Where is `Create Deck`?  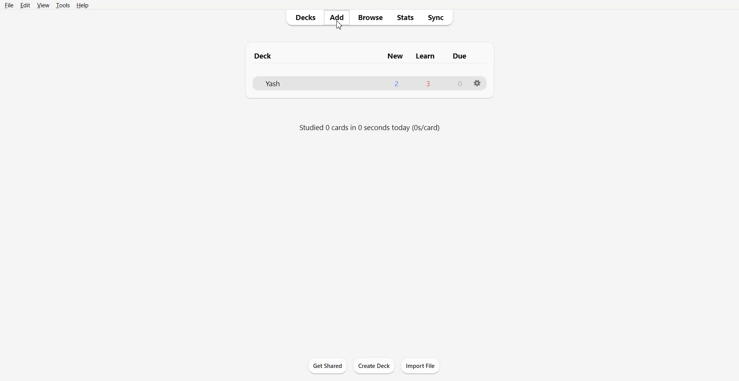
Create Deck is located at coordinates (374, 366).